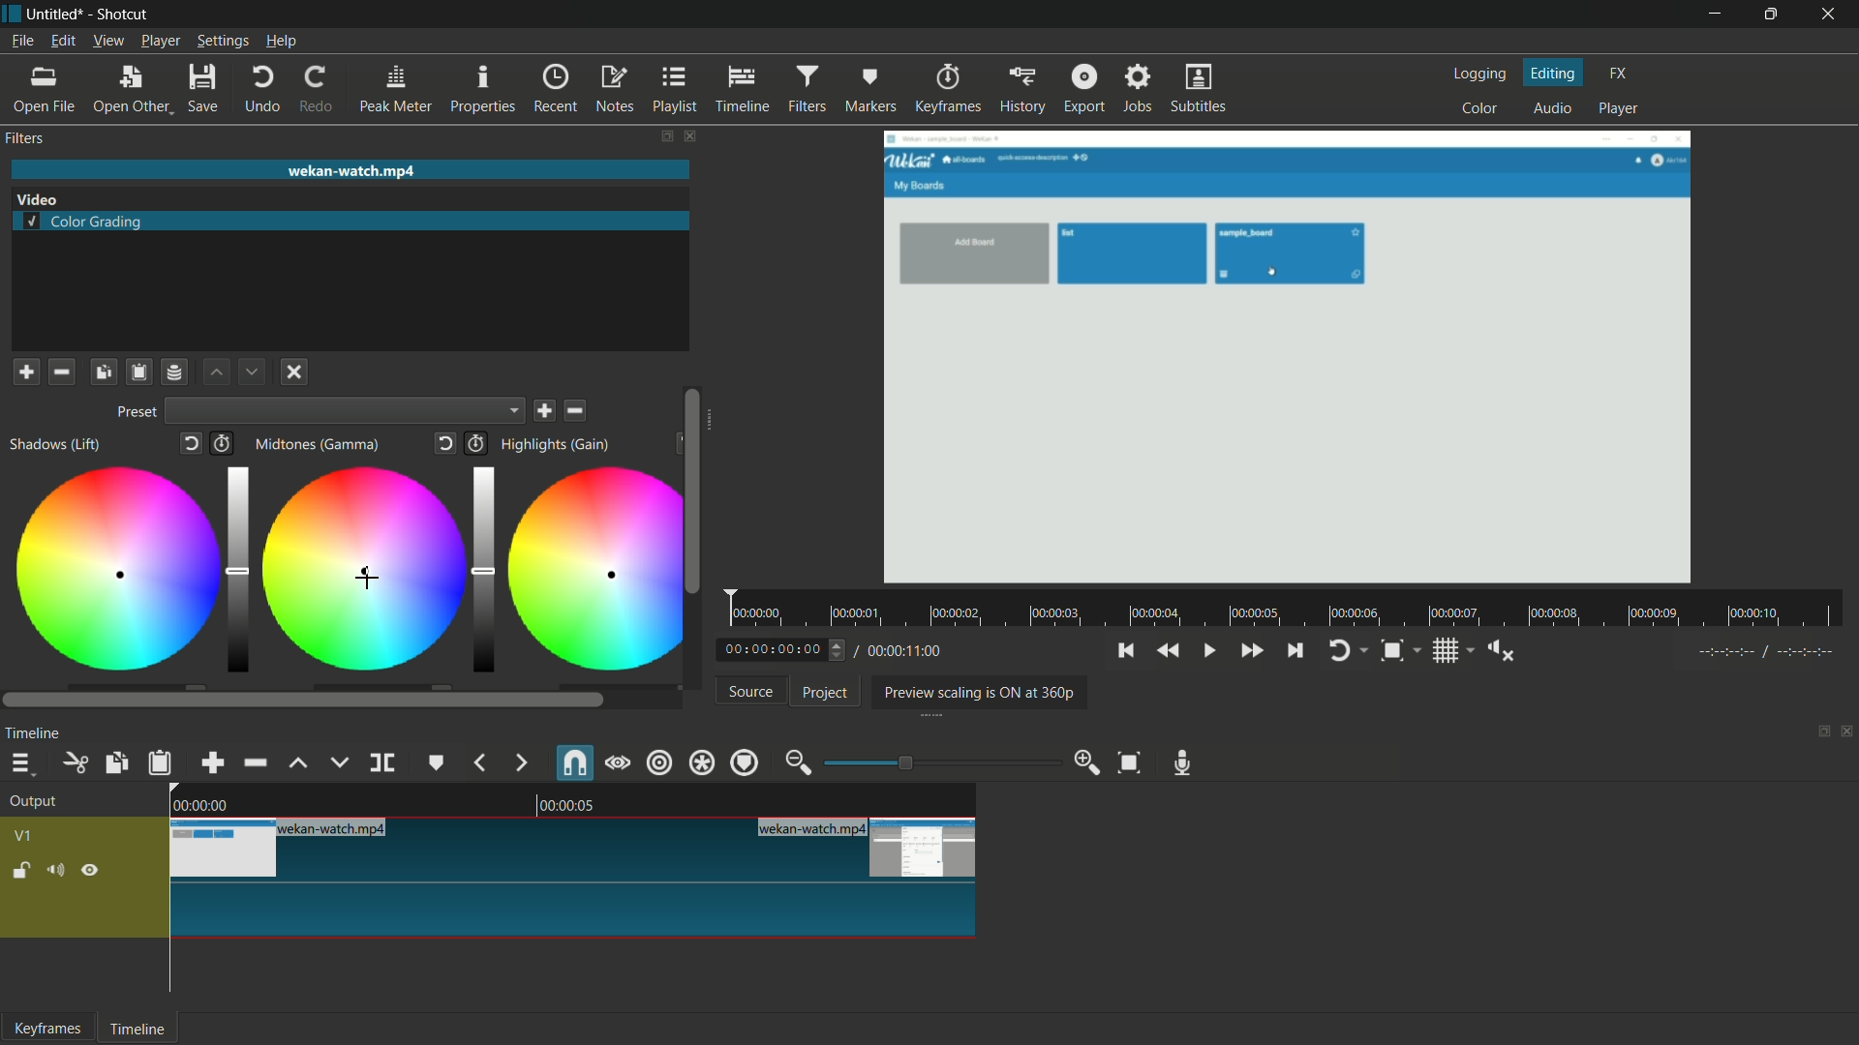 The height and width of the screenshot is (1045, 1859). Describe the element at coordinates (658, 762) in the screenshot. I see `ripple` at that location.